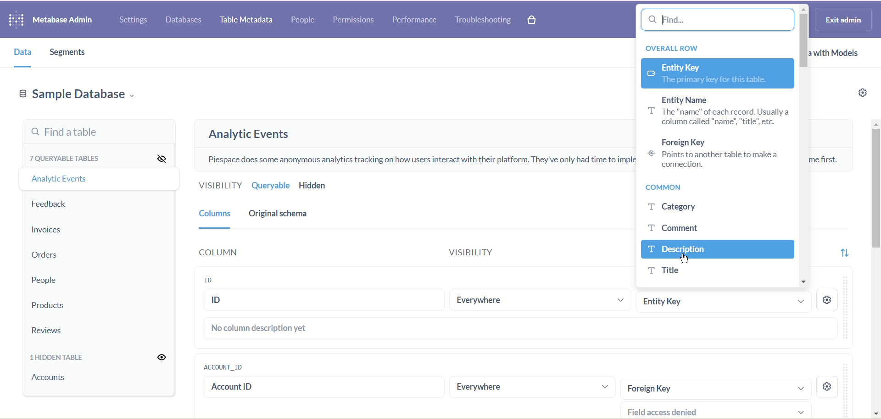 Image resolution: width=881 pixels, height=419 pixels. What do you see at coordinates (20, 53) in the screenshot?
I see `data` at bounding box center [20, 53].